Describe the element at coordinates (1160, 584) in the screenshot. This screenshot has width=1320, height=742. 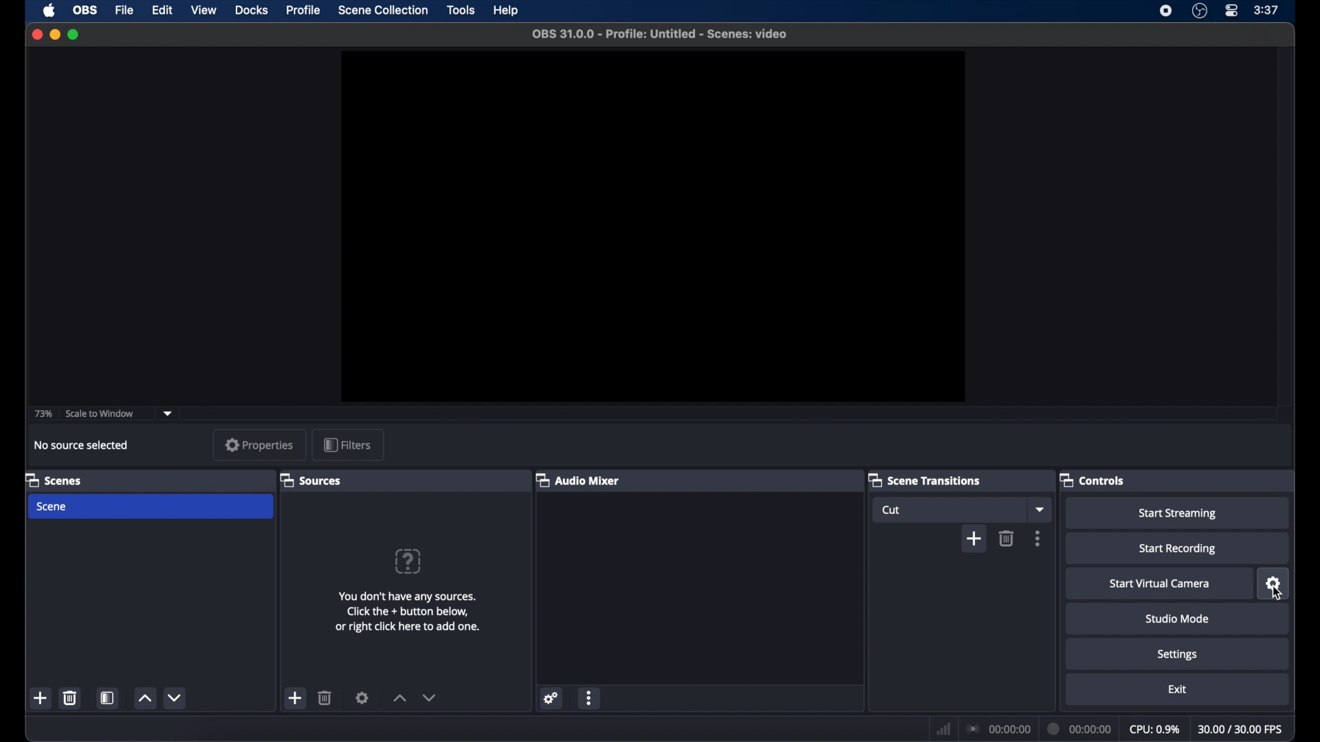
I see `start virtual camera` at that location.